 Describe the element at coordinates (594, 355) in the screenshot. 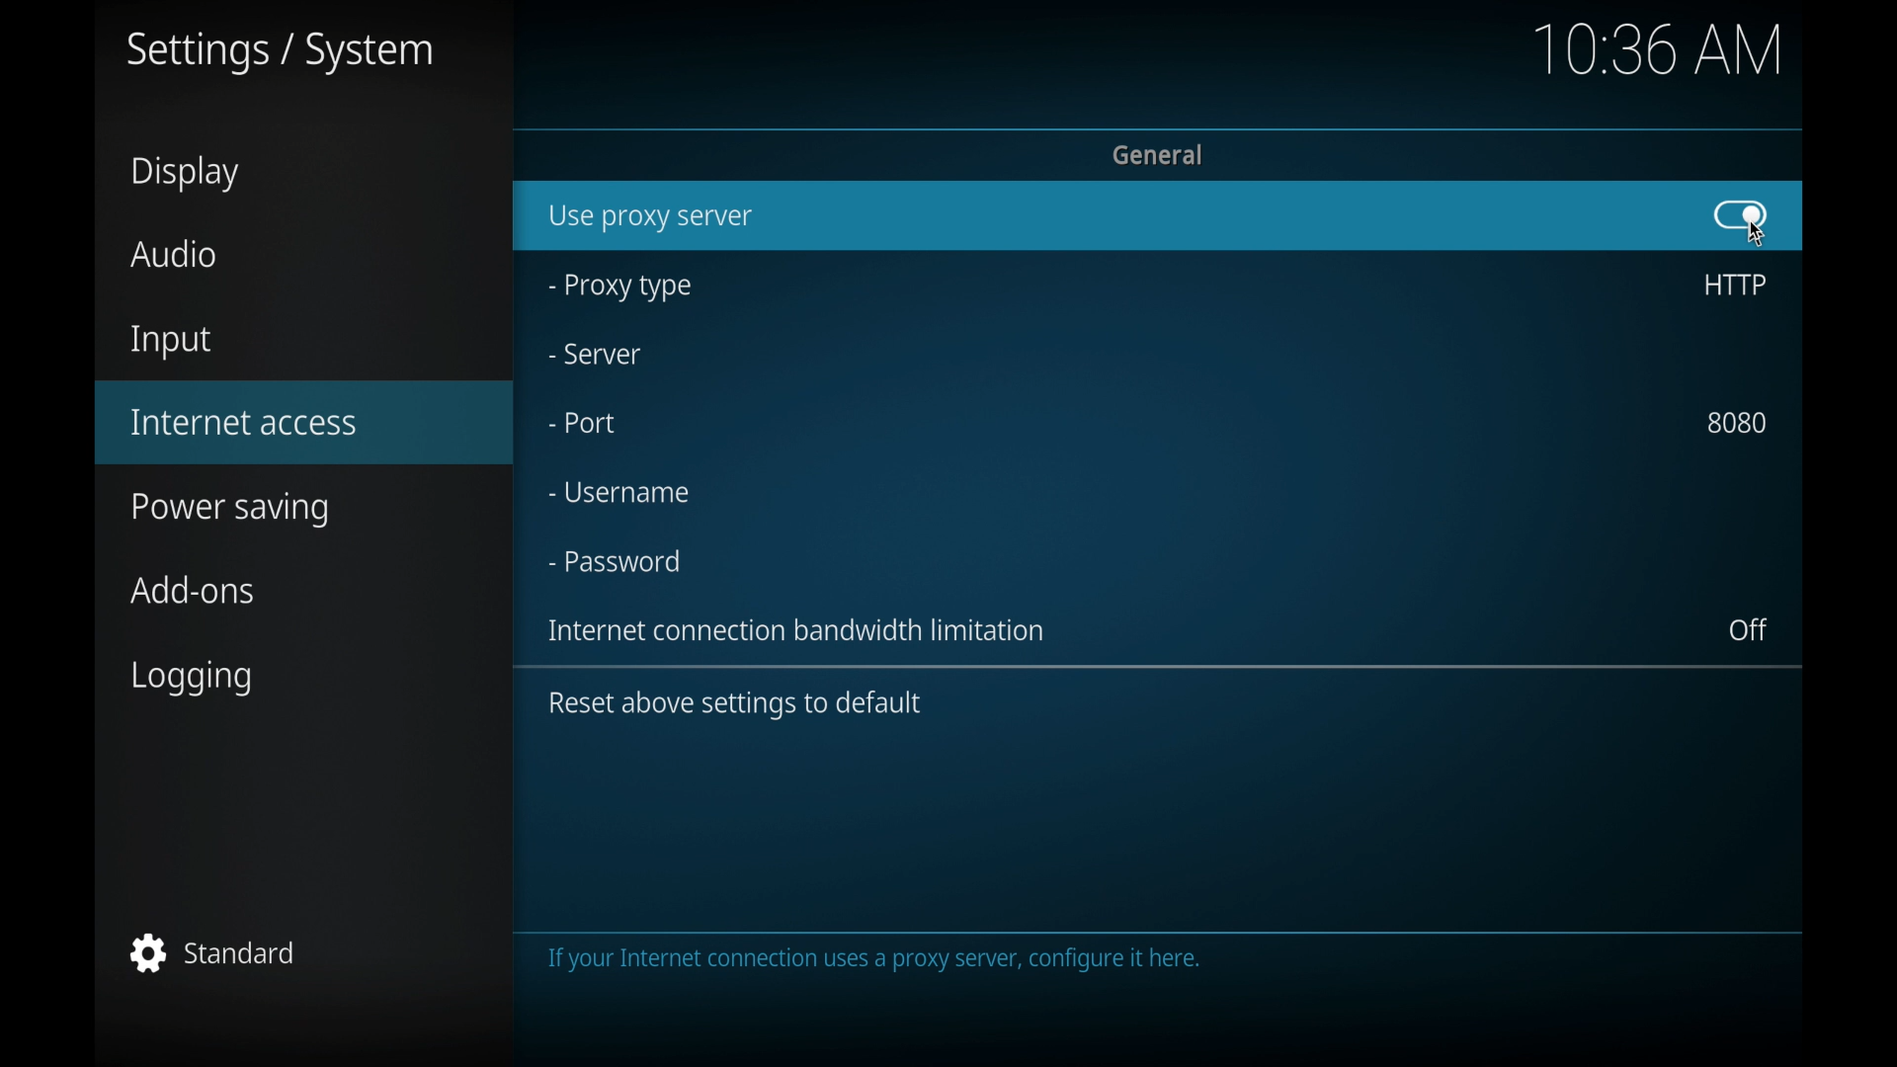

I see `server` at that location.